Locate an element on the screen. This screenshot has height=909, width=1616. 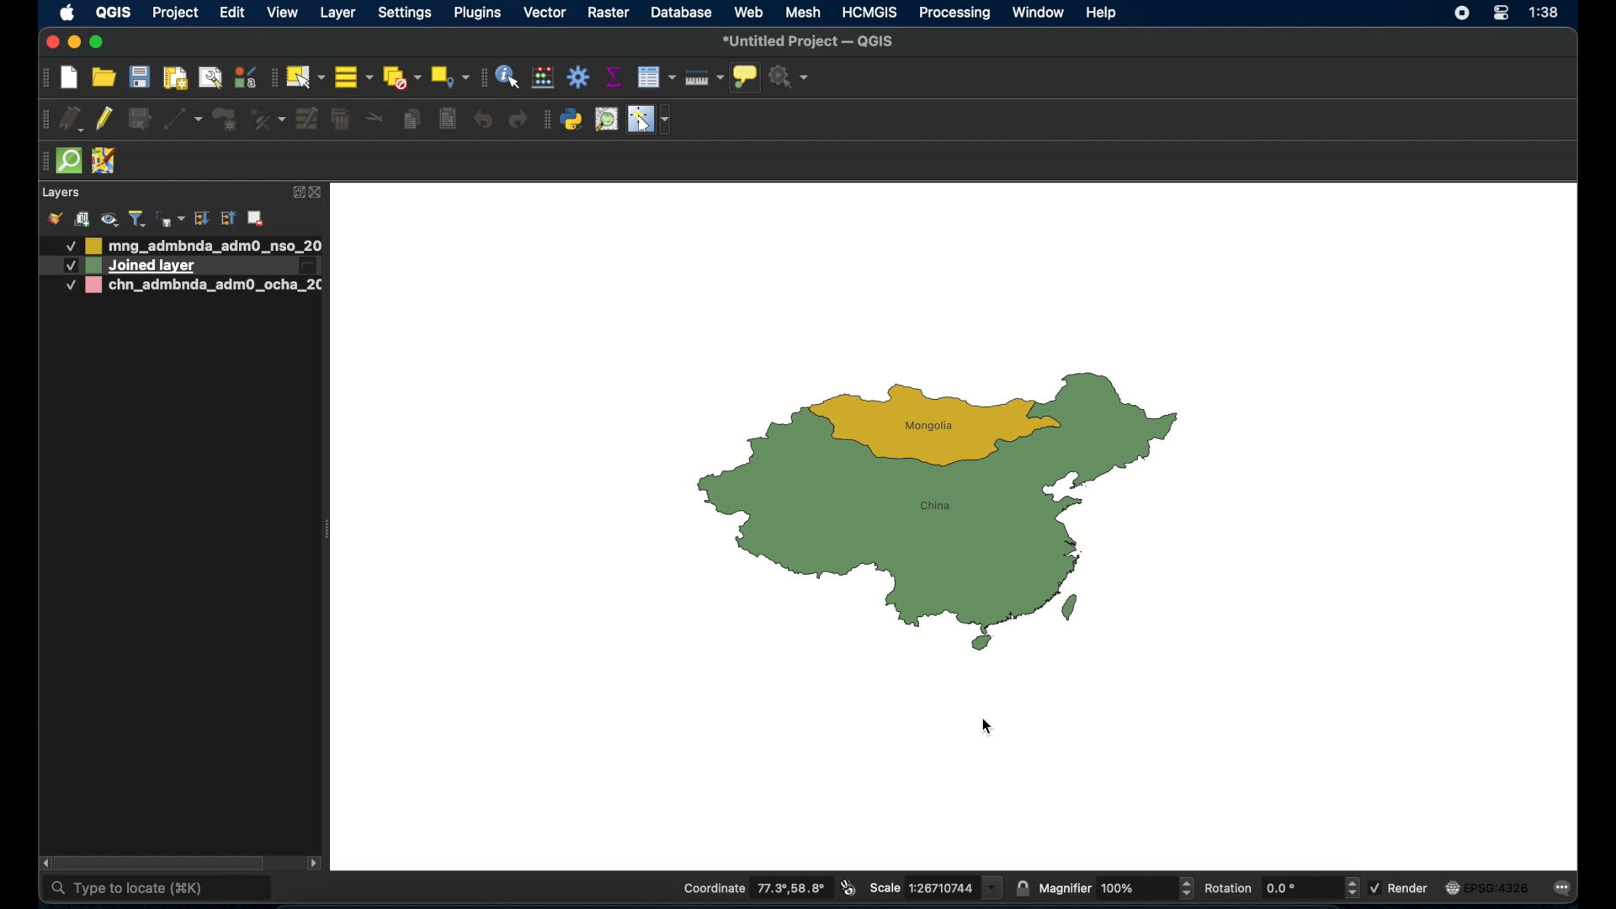
osm place search is located at coordinates (607, 120).